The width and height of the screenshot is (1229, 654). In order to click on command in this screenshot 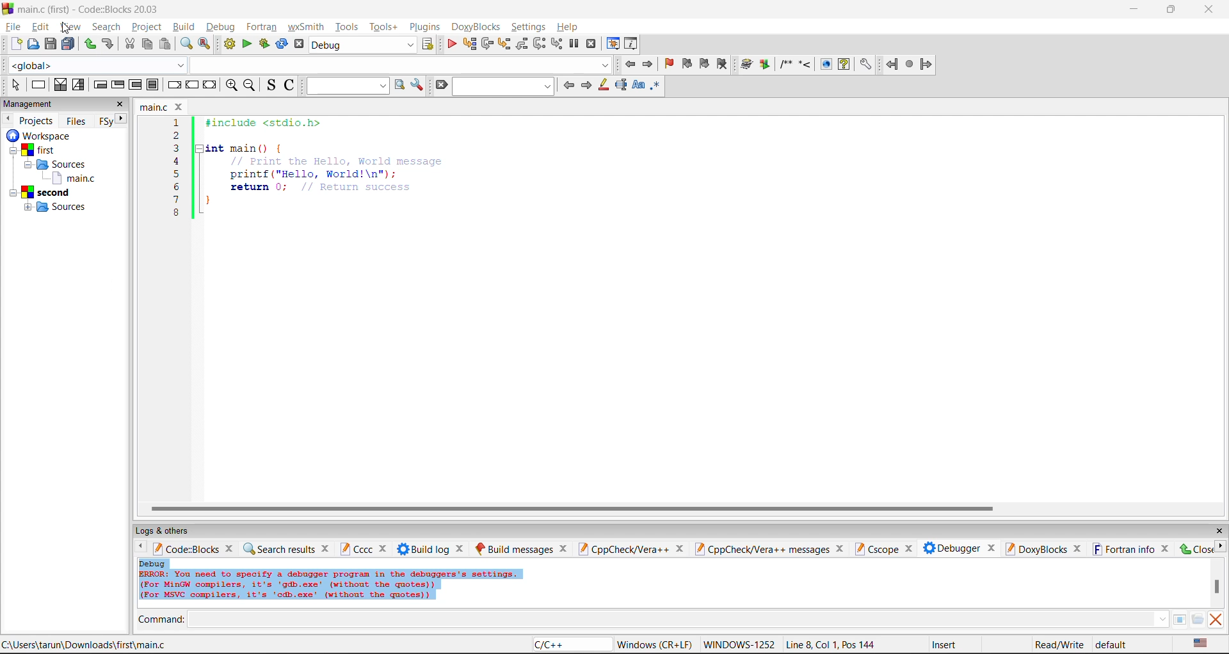, I will do `click(669, 620)`.